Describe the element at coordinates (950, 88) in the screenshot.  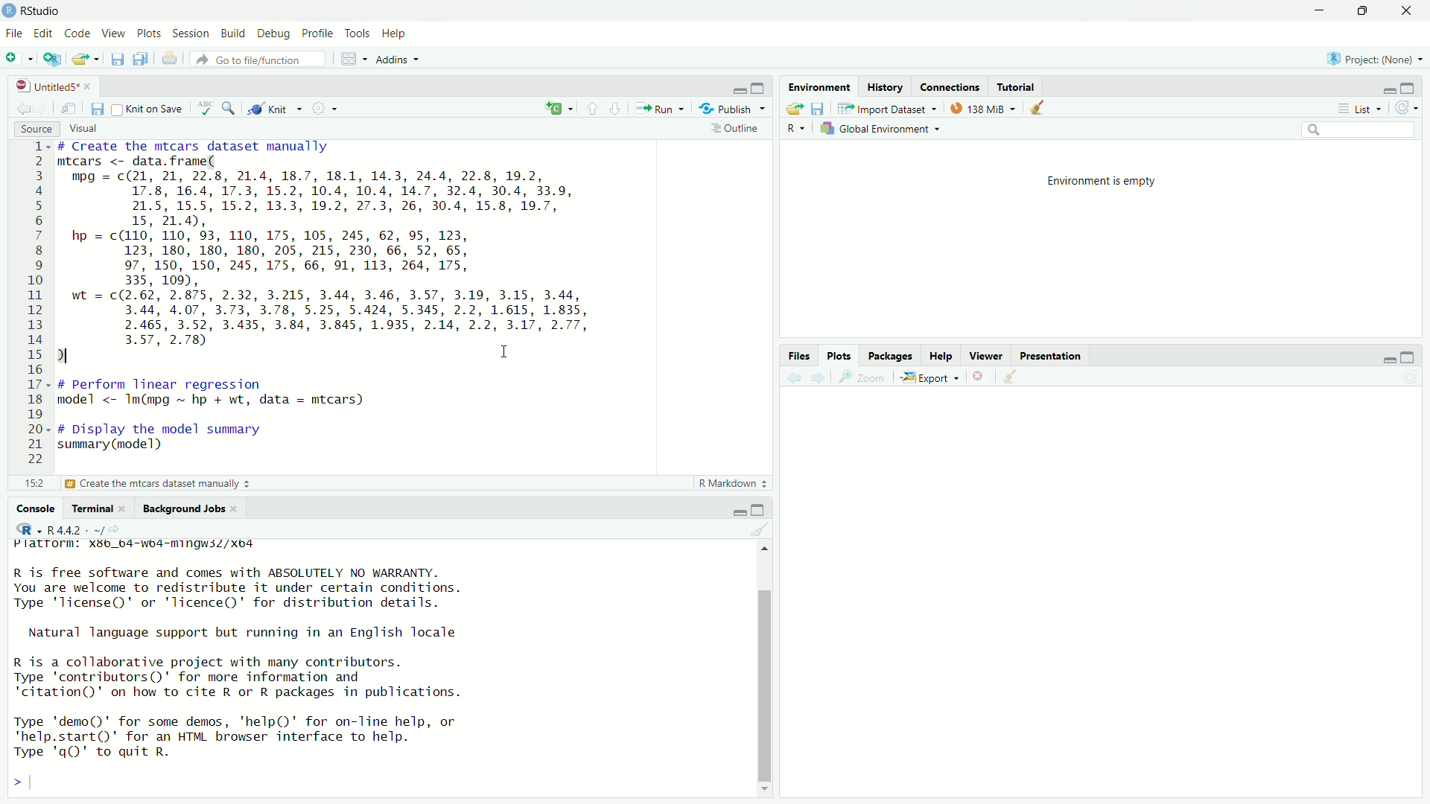
I see `Connections` at that location.